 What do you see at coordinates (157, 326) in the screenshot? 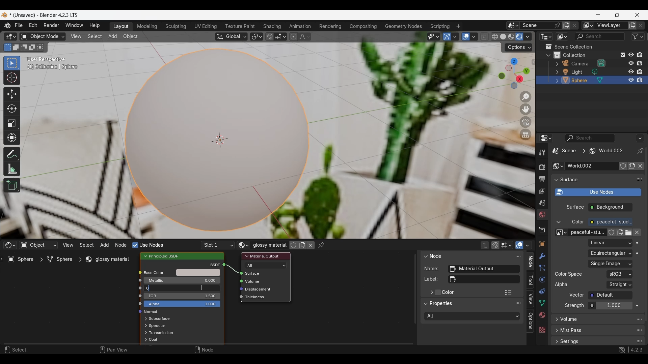
I see `Spectacular options` at bounding box center [157, 326].